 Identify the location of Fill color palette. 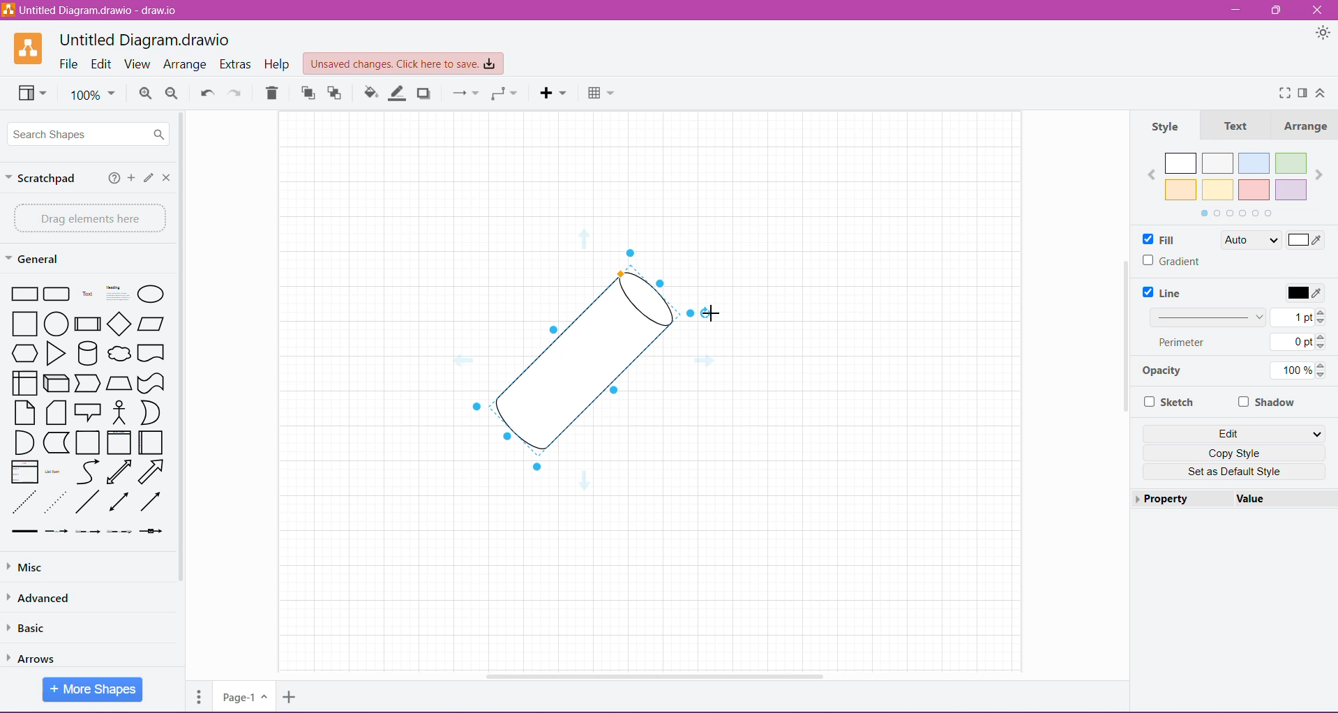
(1235, 182).